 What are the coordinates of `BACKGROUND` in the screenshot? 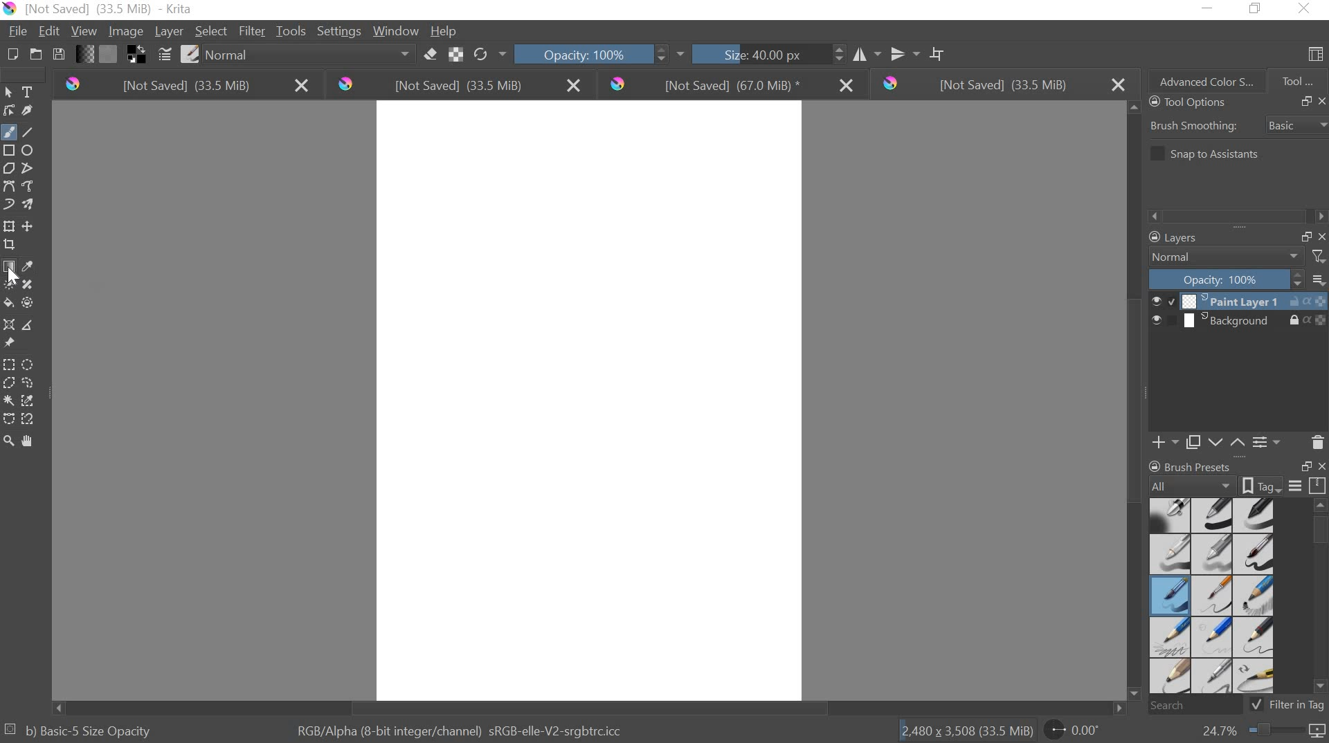 It's located at (1238, 322).